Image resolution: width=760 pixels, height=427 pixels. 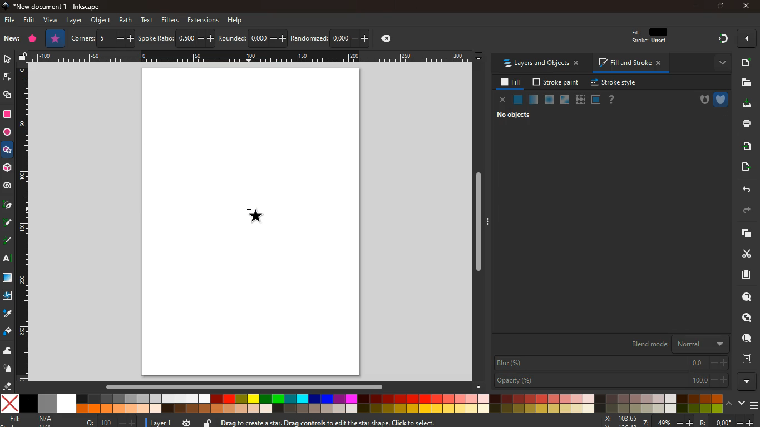 I want to click on color, so click(x=362, y=404).